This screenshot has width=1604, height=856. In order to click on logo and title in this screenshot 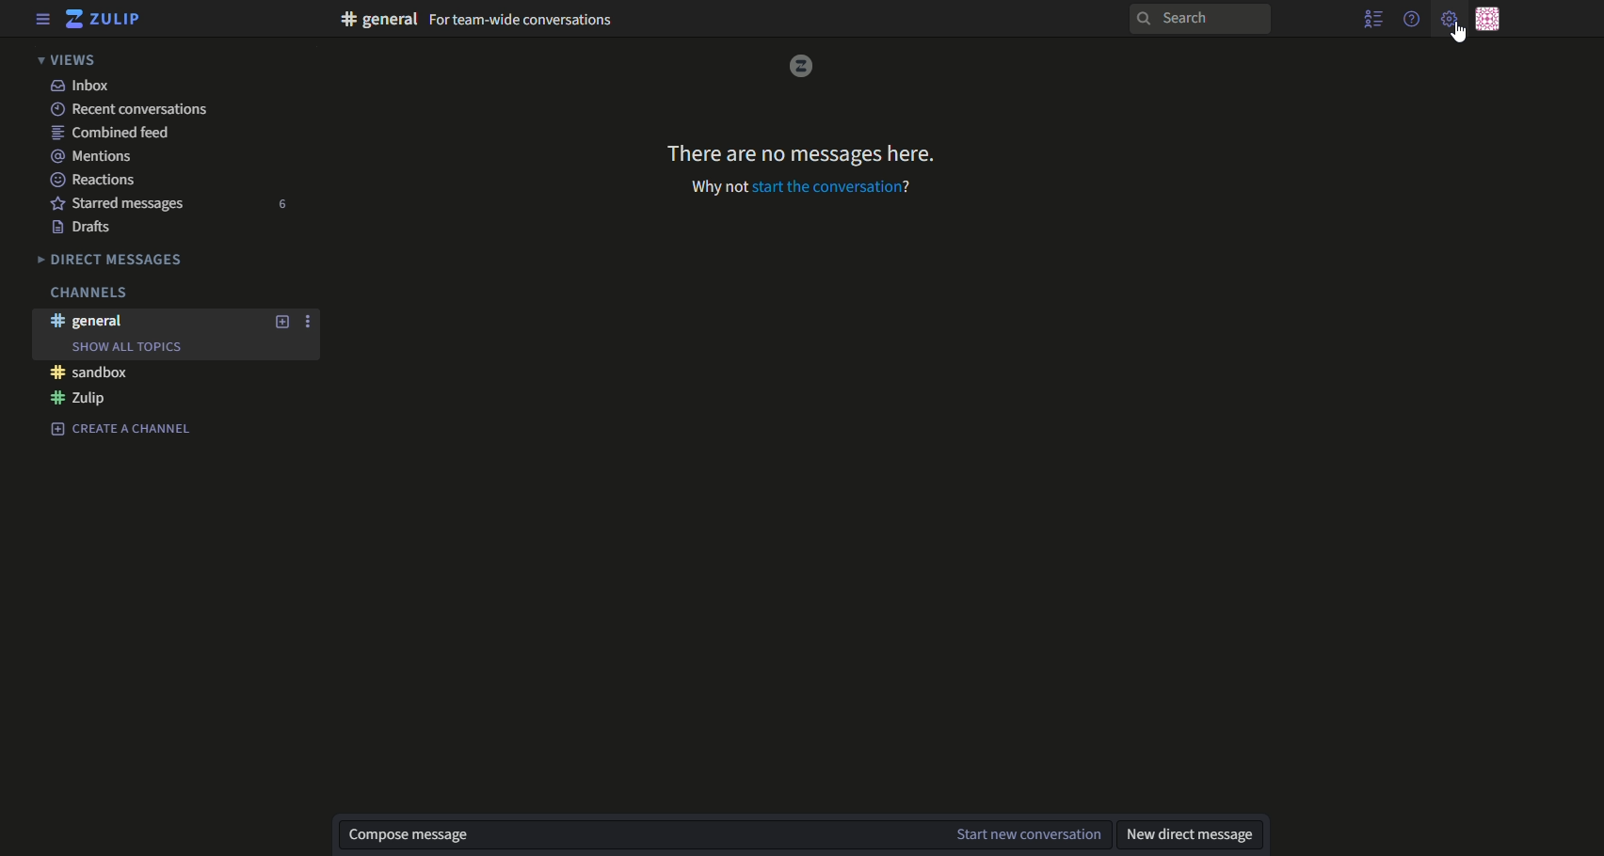, I will do `click(105, 19)`.